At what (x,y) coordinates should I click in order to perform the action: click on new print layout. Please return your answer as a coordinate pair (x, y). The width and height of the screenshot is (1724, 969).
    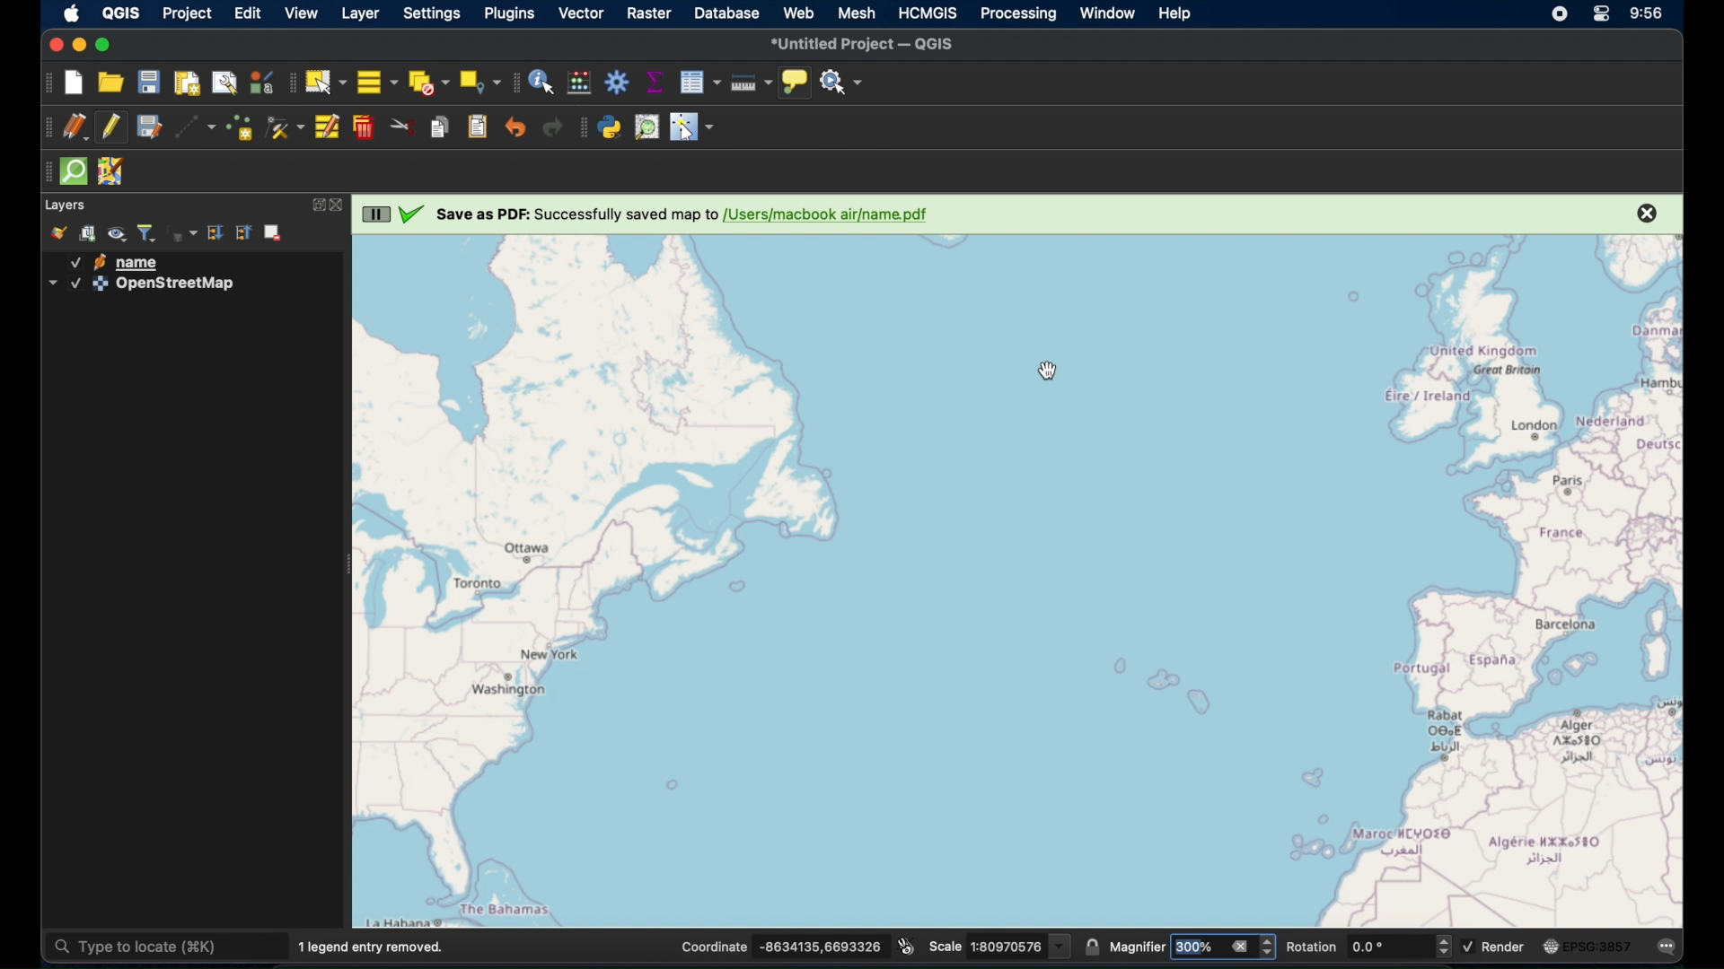
    Looking at the image, I should click on (186, 83).